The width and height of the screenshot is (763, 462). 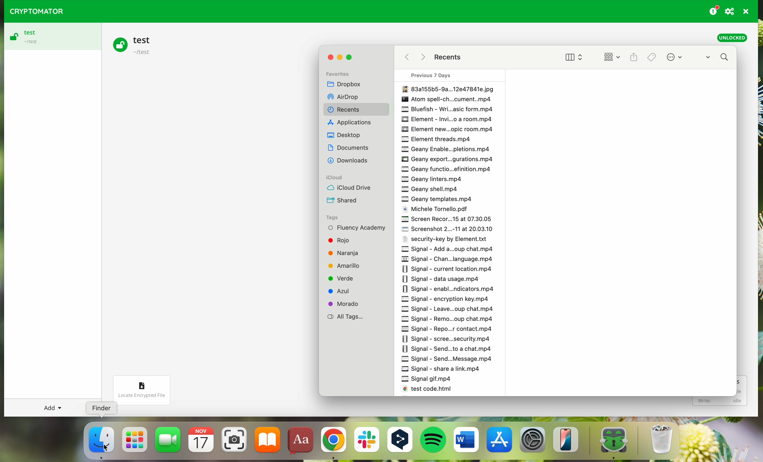 I want to click on Bluefish, so click(x=444, y=109).